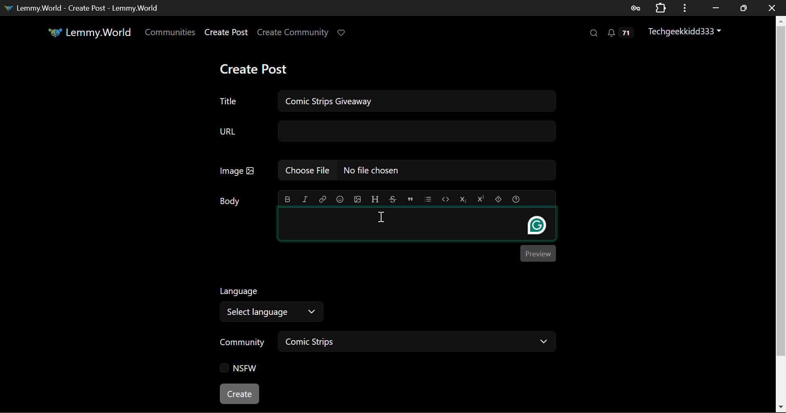  Describe the element at coordinates (240, 290) in the screenshot. I see `Language` at that location.